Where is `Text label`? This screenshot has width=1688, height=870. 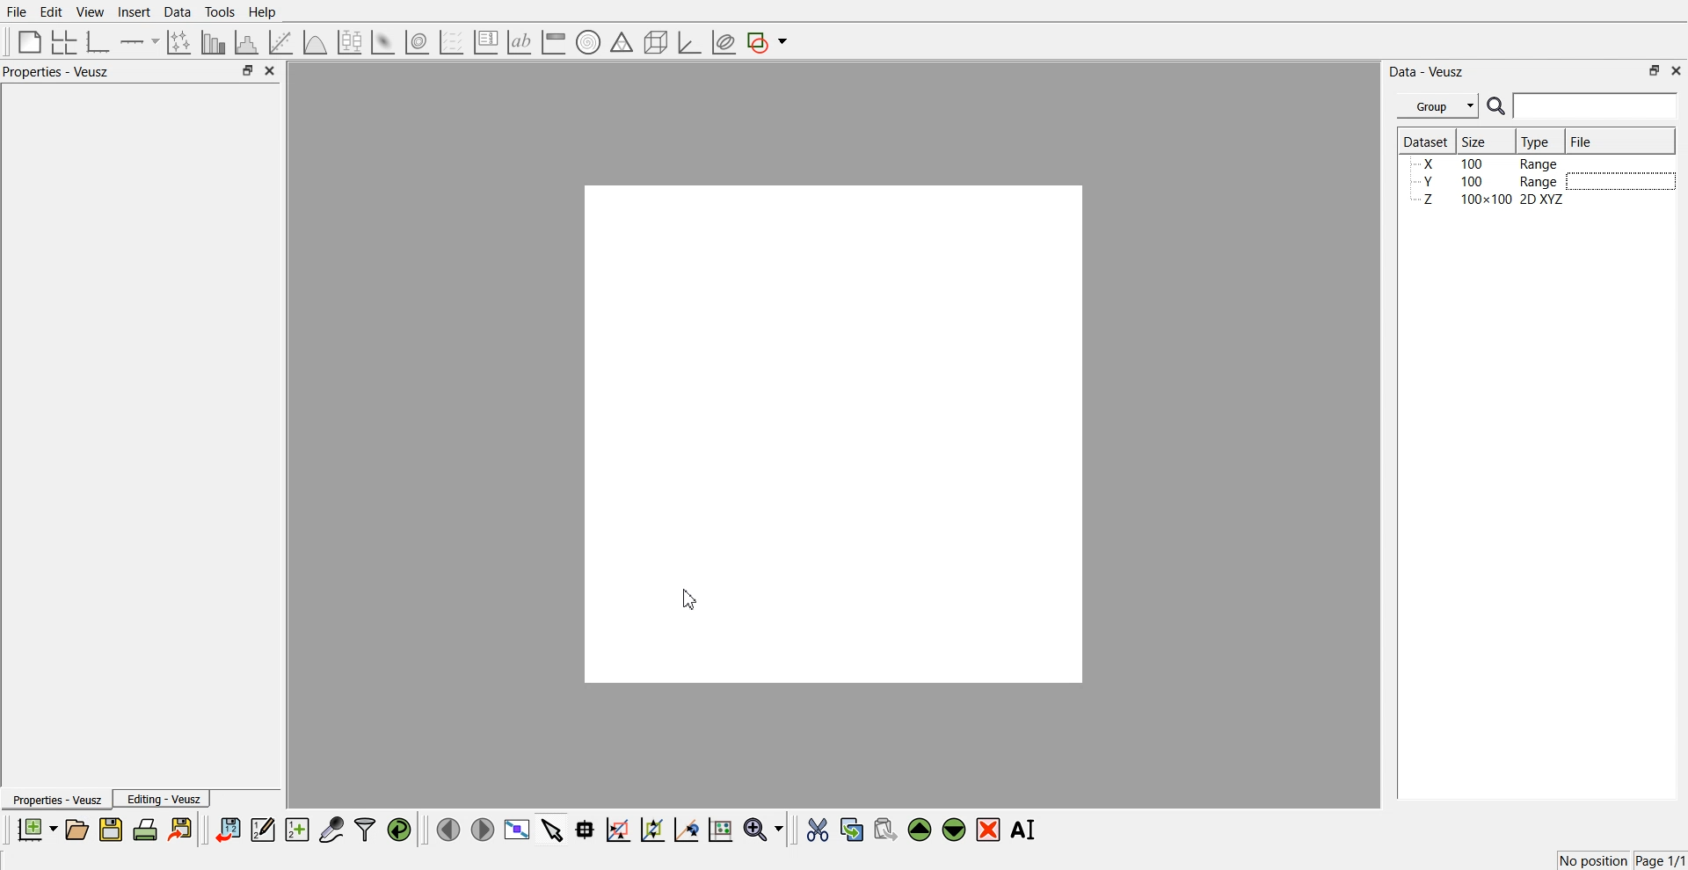
Text label is located at coordinates (520, 42).